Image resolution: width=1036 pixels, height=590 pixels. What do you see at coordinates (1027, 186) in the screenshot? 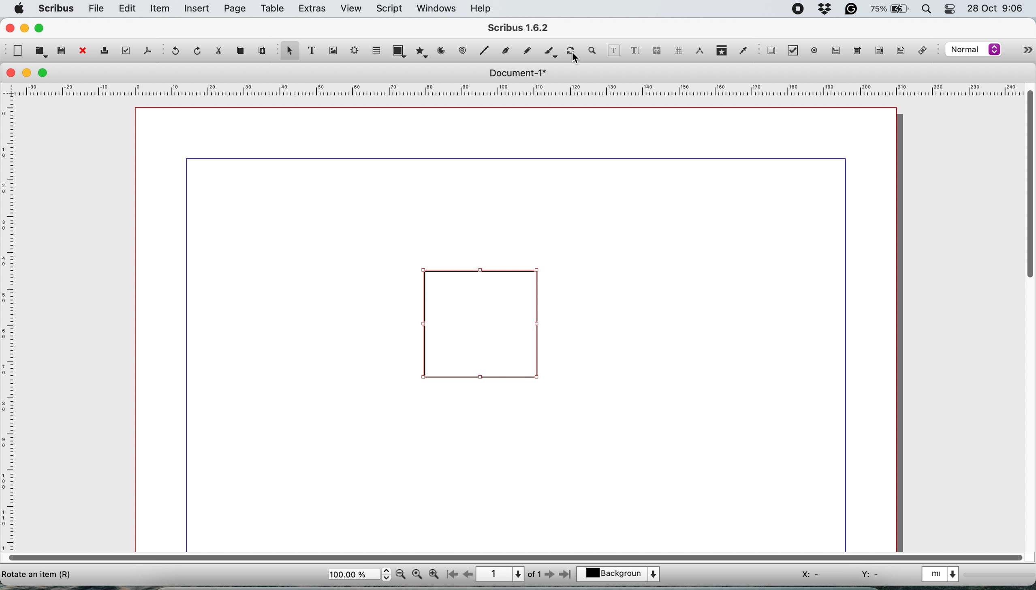
I see `vertical scroll bar` at bounding box center [1027, 186].